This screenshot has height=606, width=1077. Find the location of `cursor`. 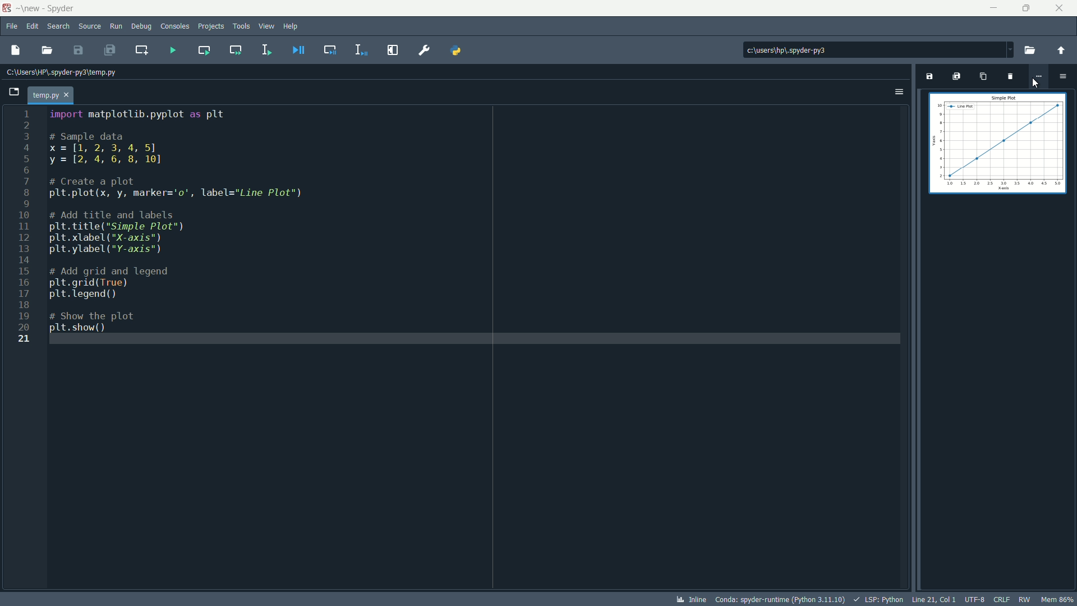

cursor is located at coordinates (1035, 84).